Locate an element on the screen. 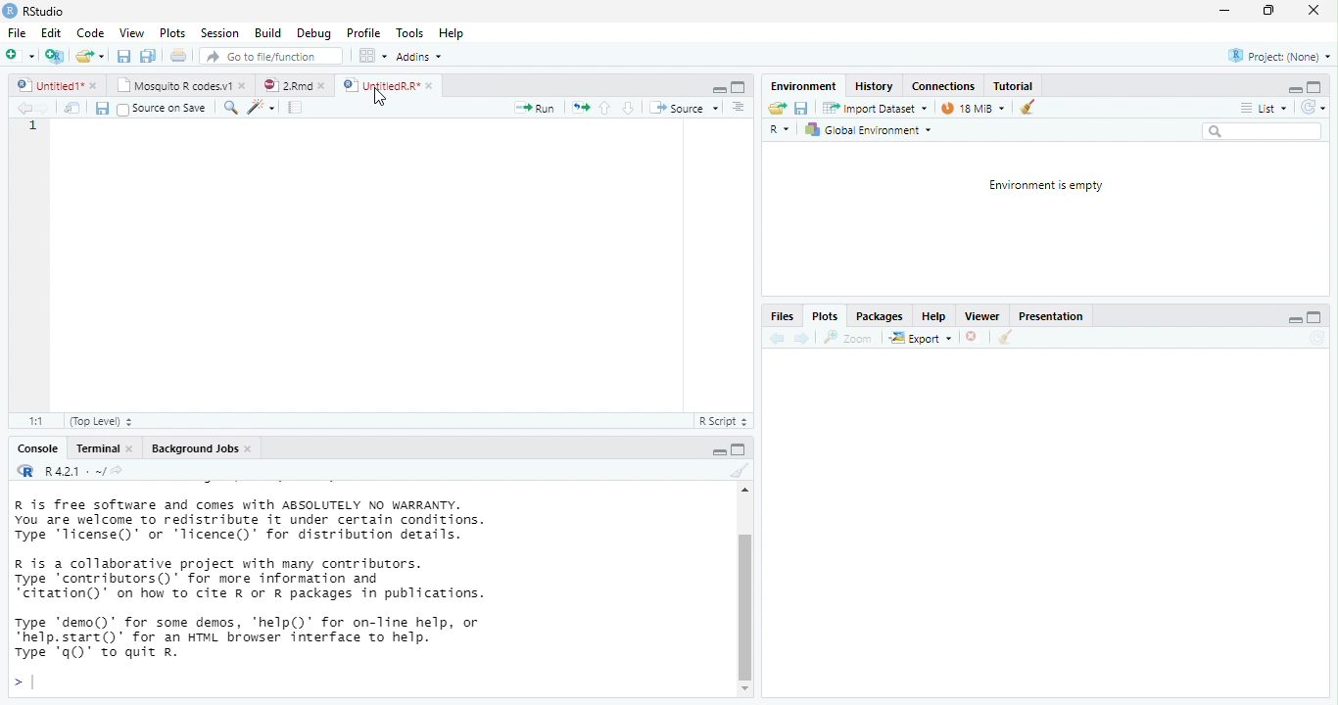 The height and width of the screenshot is (705, 1338). Tutorial is located at coordinates (1014, 85).